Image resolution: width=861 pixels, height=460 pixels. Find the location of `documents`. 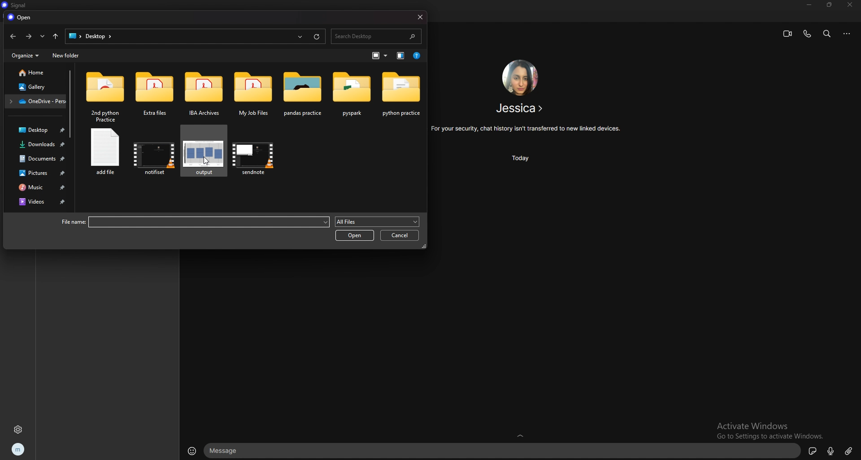

documents is located at coordinates (36, 158).